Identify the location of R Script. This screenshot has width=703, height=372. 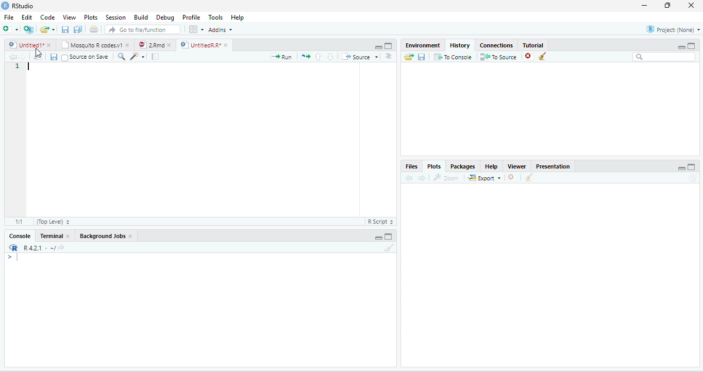
(381, 222).